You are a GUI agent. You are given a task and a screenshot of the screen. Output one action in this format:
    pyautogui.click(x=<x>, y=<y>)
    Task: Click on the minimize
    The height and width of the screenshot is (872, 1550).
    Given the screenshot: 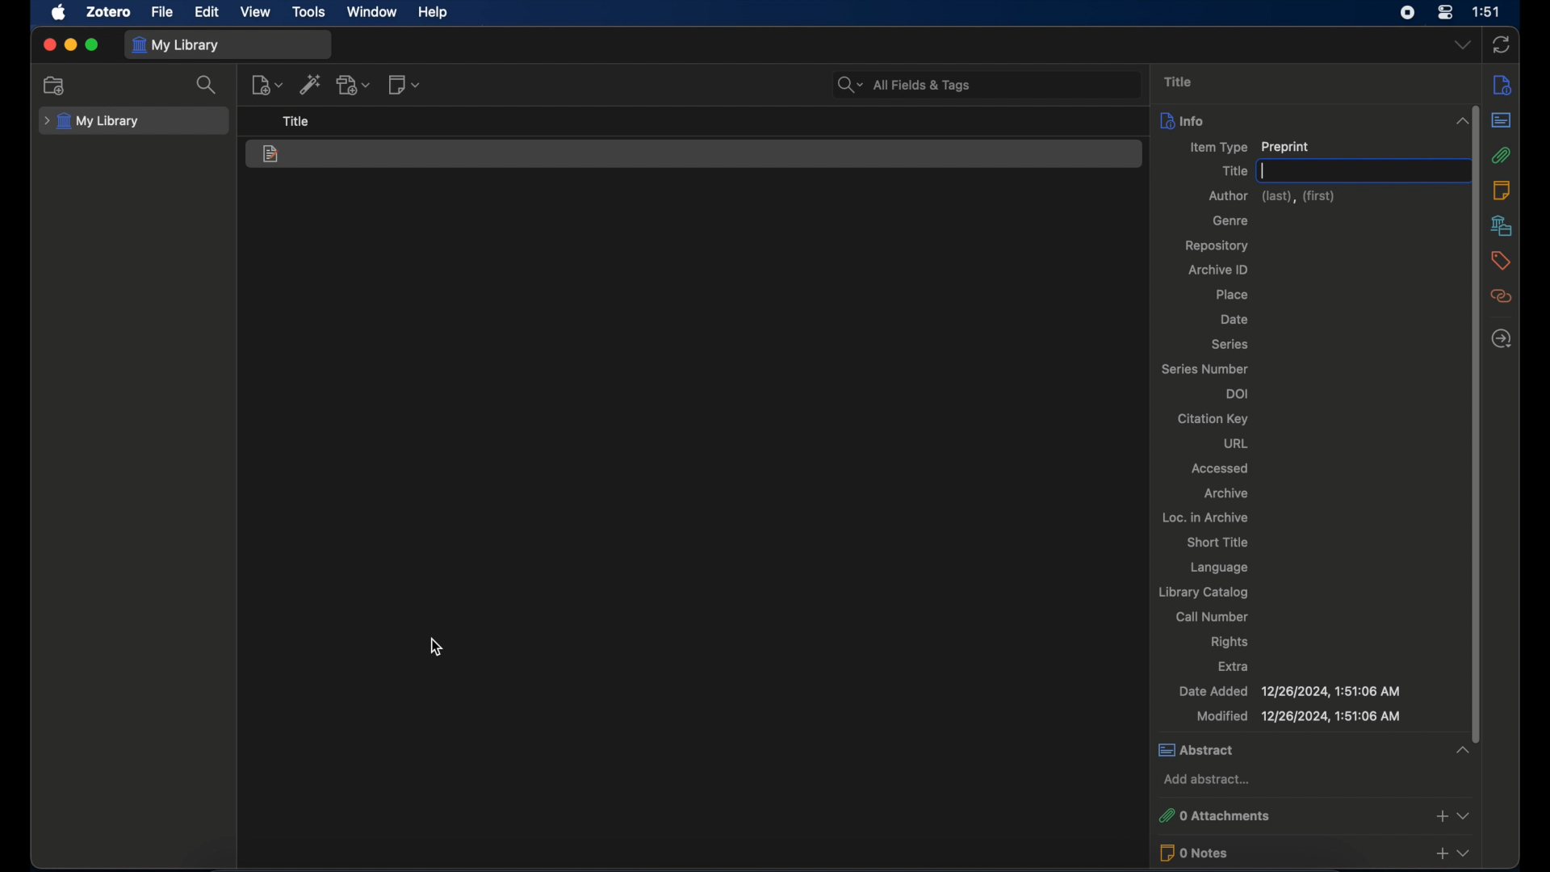 What is the action you would take?
    pyautogui.click(x=69, y=44)
    